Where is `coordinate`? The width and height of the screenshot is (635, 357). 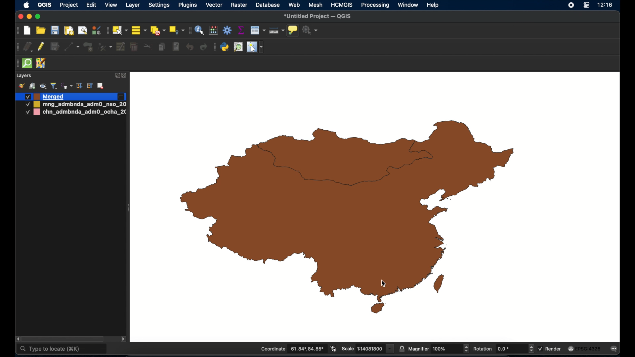 coordinate is located at coordinates (292, 349).